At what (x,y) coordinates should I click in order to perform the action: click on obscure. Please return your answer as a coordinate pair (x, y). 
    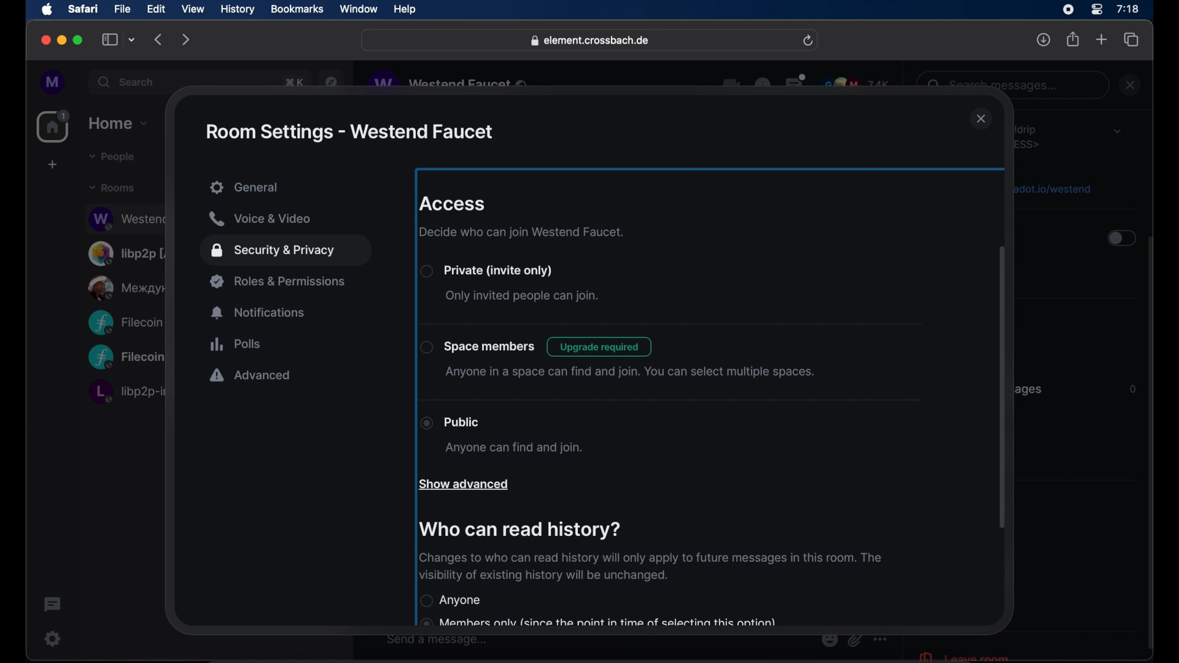
    Looking at the image, I should click on (128, 287).